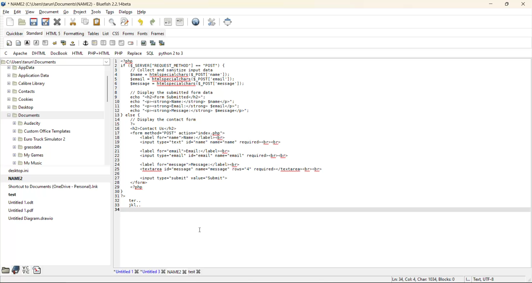 Image resolution: width=532 pixels, height=283 pixels. I want to click on edit, so click(19, 12).